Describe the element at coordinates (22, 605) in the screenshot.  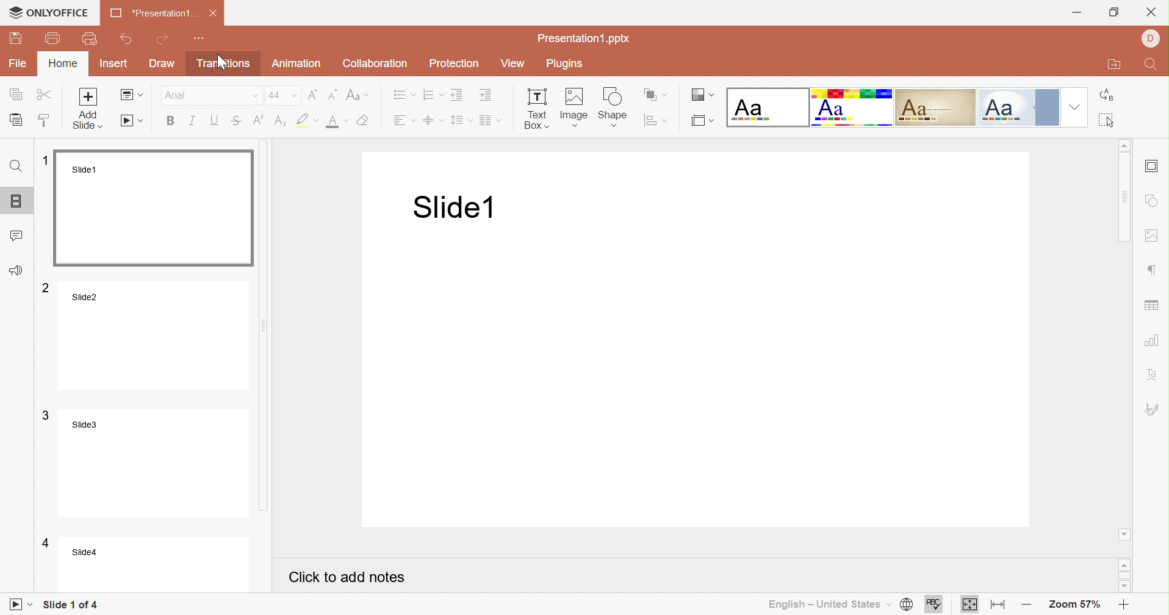
I see `Start slideshow` at that location.